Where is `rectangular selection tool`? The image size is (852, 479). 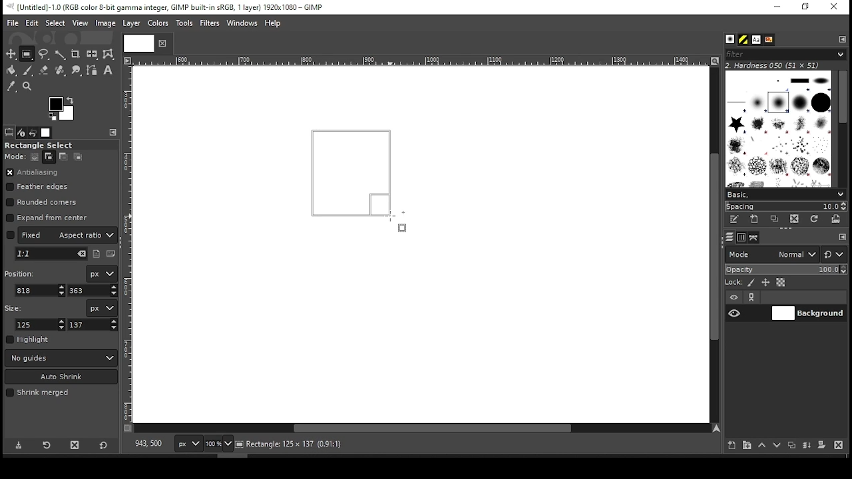 rectangular selection tool is located at coordinates (29, 54).